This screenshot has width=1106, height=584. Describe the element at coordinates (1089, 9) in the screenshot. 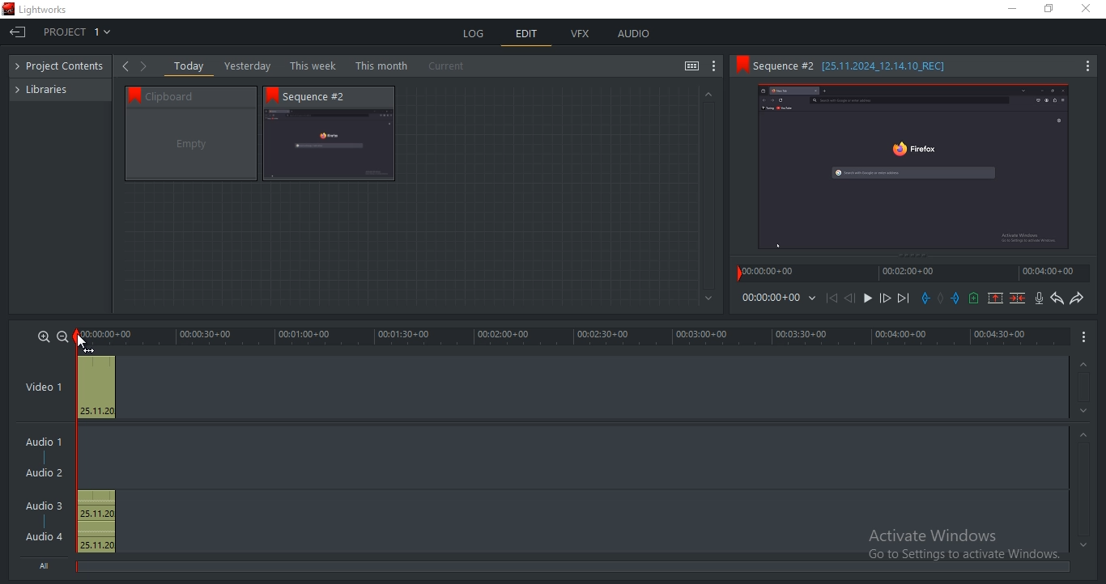

I see `Close` at that location.